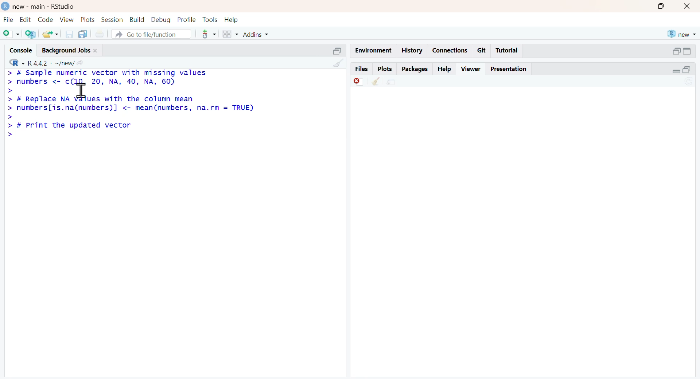 This screenshot has width=700, height=379. Describe the element at coordinates (96, 51) in the screenshot. I see `close` at that location.